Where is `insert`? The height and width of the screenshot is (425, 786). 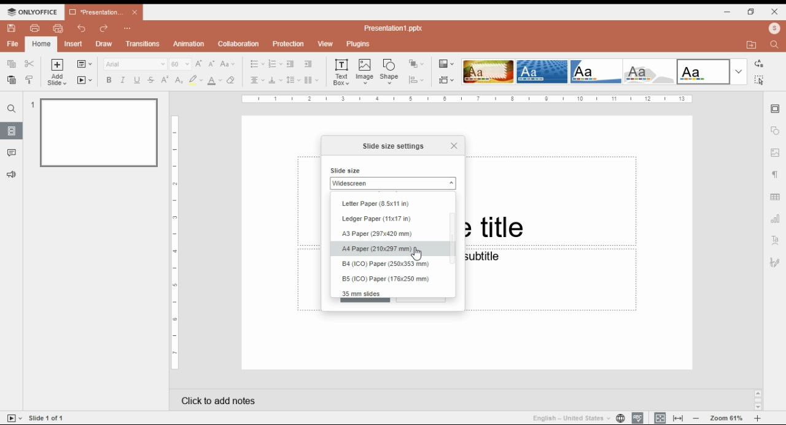 insert is located at coordinates (74, 44).